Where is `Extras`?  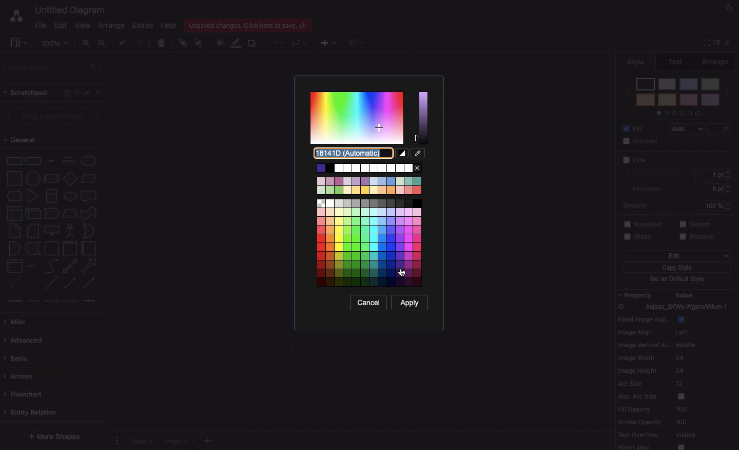 Extras is located at coordinates (143, 26).